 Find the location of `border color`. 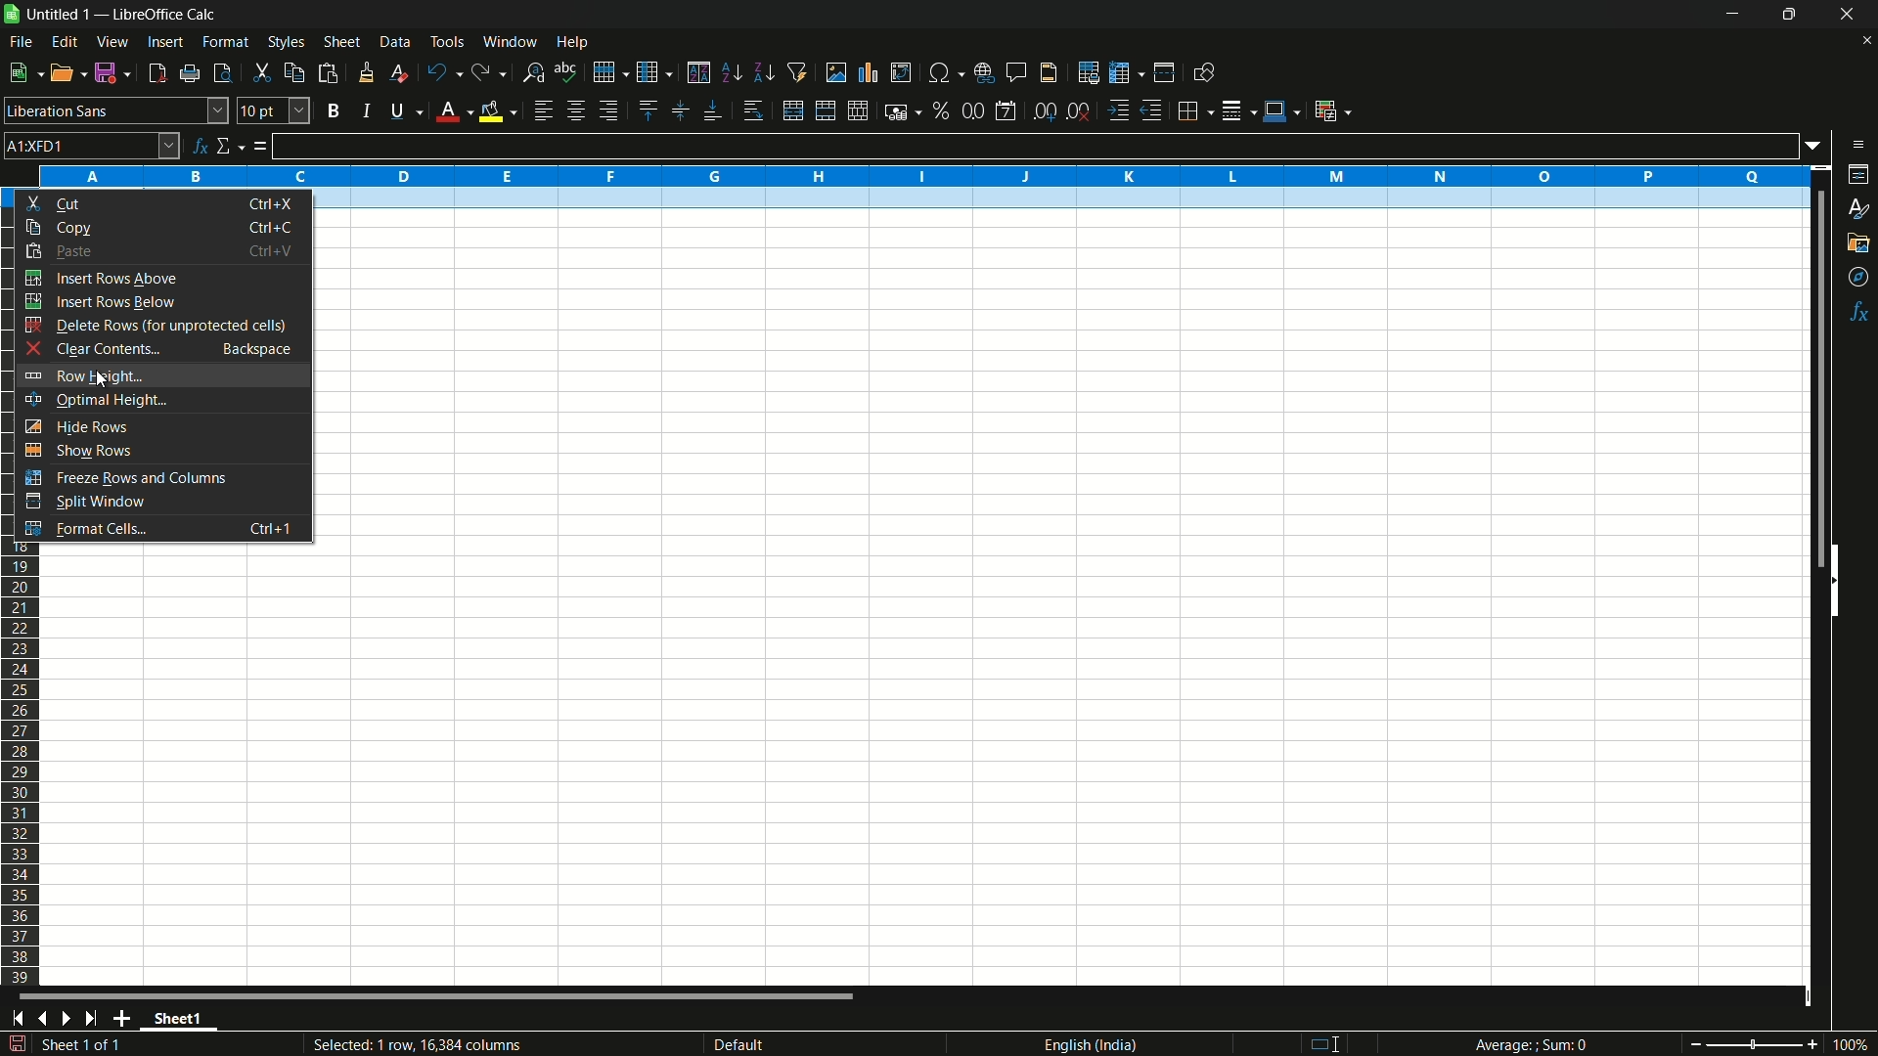

border color is located at coordinates (1281, 108).